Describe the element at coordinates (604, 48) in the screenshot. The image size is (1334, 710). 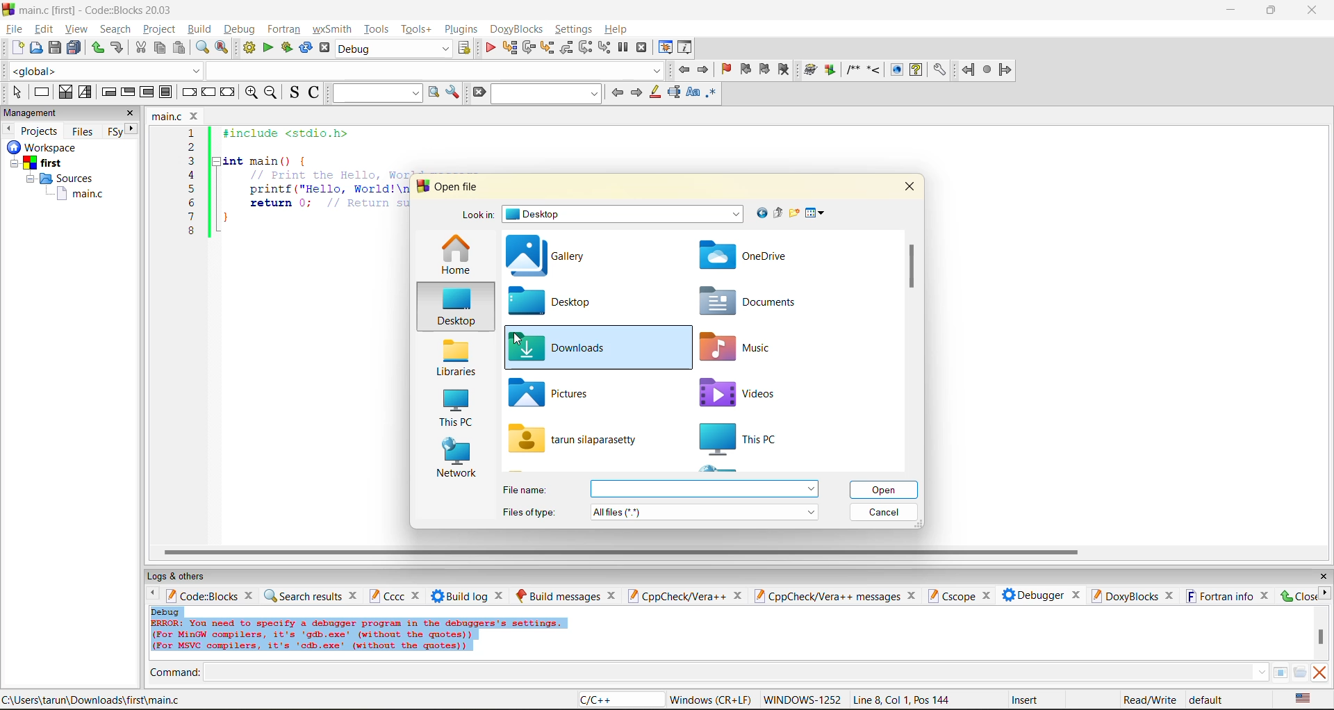
I see `step into instruction` at that location.